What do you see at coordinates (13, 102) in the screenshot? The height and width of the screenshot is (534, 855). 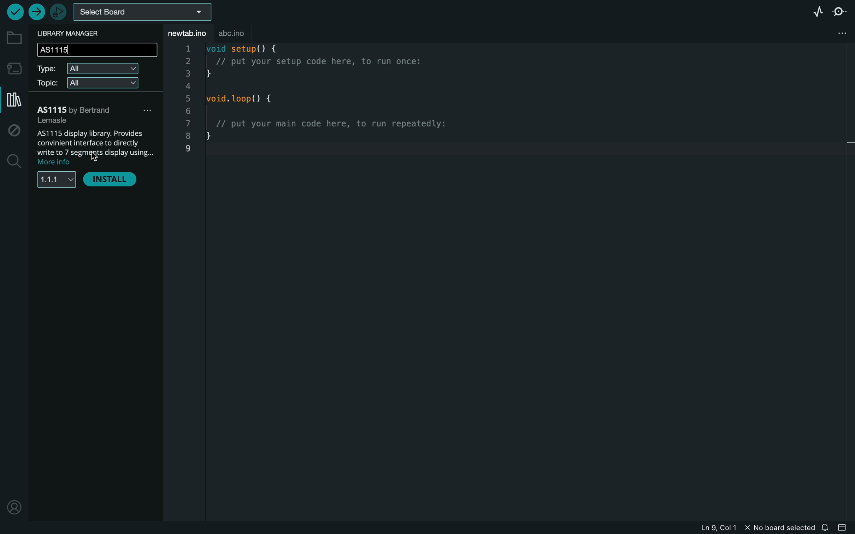 I see `library manager` at bounding box center [13, 102].